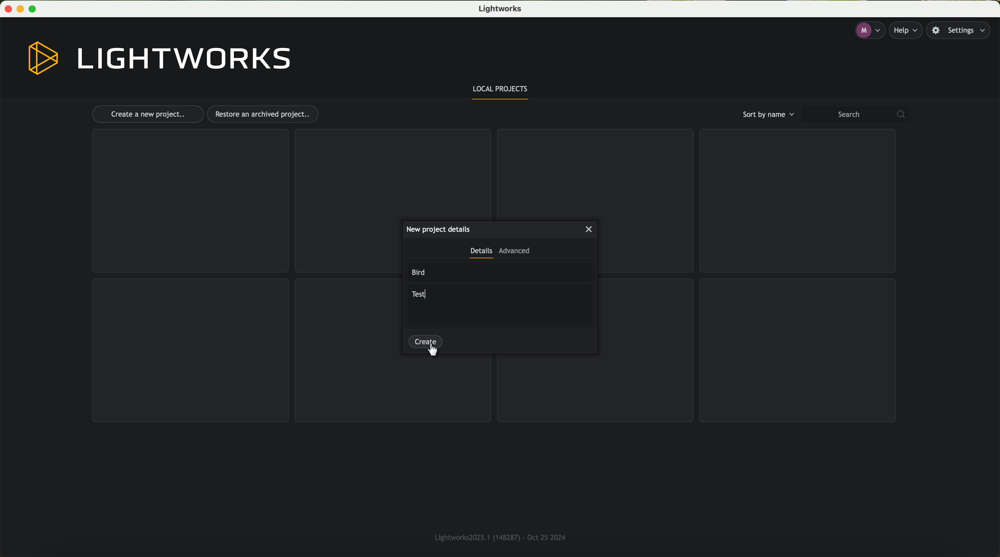 The height and width of the screenshot is (557, 1000). What do you see at coordinates (869, 31) in the screenshot?
I see `profile` at bounding box center [869, 31].